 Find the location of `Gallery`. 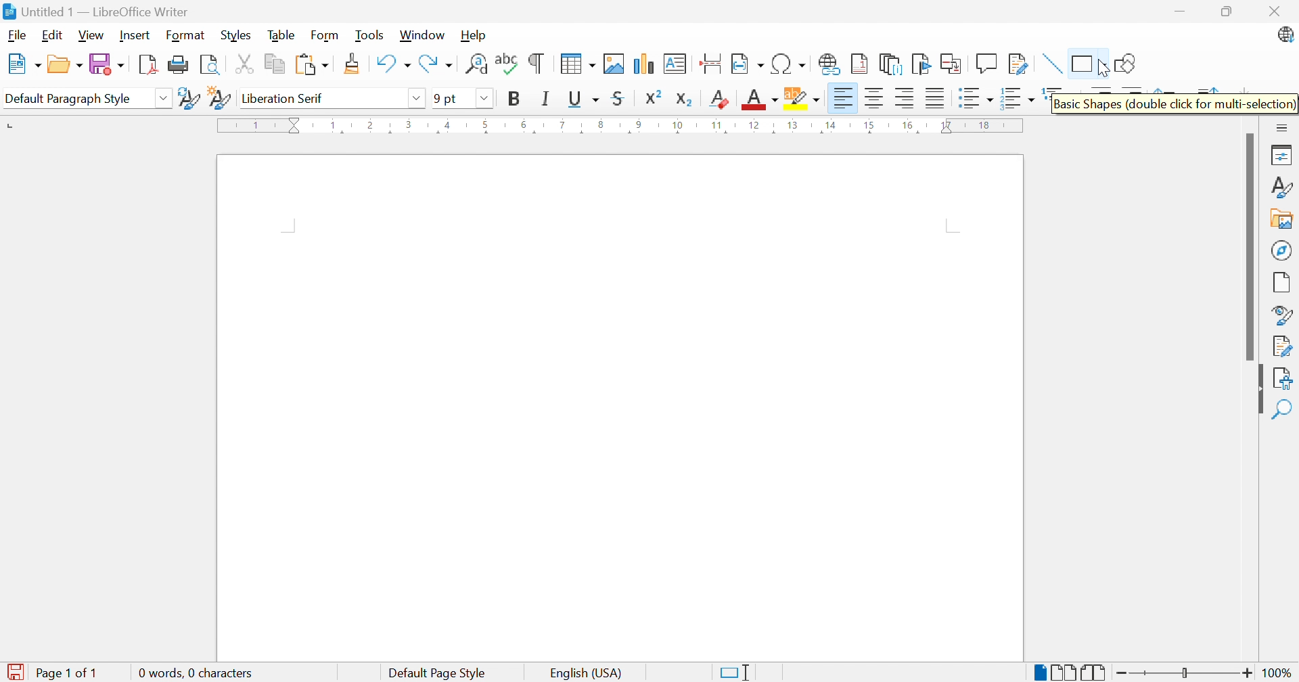

Gallery is located at coordinates (1282, 220).